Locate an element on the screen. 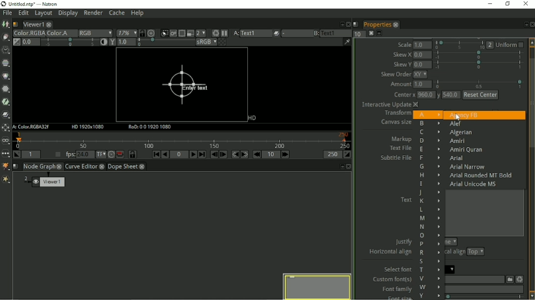  Font size is located at coordinates (395, 297).